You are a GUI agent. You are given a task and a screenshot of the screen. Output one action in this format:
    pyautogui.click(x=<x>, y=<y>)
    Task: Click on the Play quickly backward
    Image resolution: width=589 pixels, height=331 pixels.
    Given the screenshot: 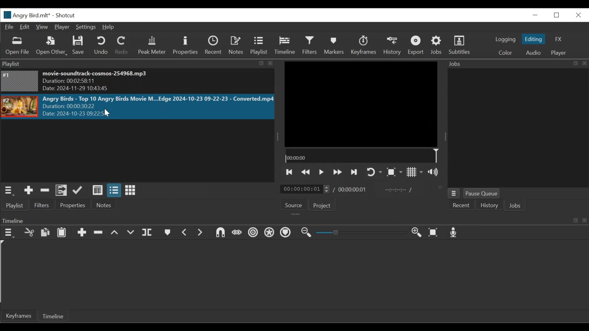 What is the action you would take?
    pyautogui.click(x=306, y=172)
    